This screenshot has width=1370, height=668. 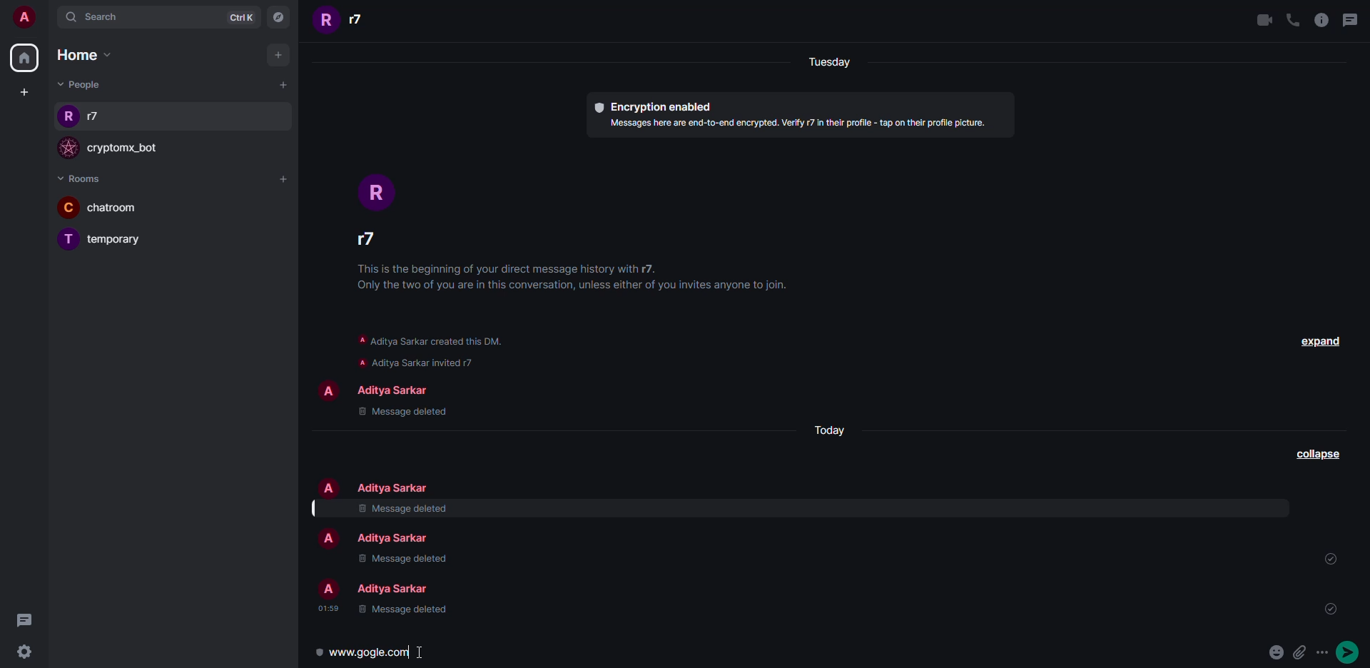 What do you see at coordinates (68, 148) in the screenshot?
I see `profile` at bounding box center [68, 148].